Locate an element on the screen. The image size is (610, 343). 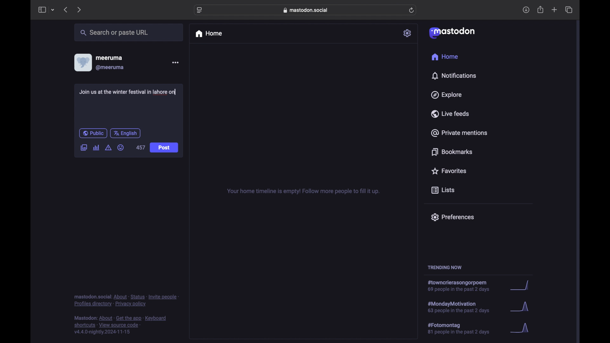
search or paste url is located at coordinates (114, 33).